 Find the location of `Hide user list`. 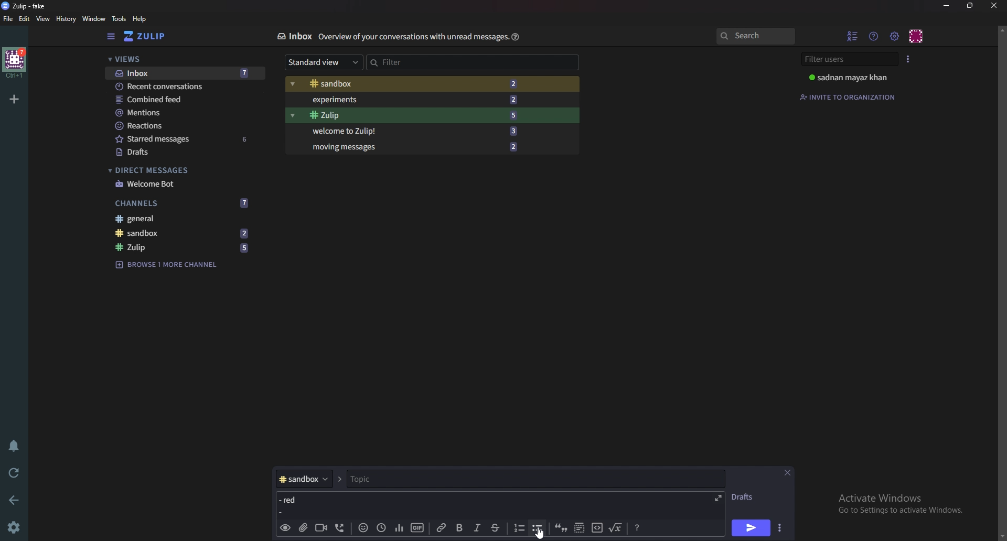

Hide user list is located at coordinates (853, 36).